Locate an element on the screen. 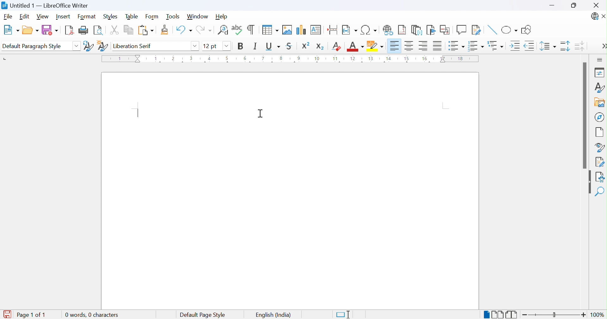 This screenshot has height=319, width=607. Insert is located at coordinates (63, 16).